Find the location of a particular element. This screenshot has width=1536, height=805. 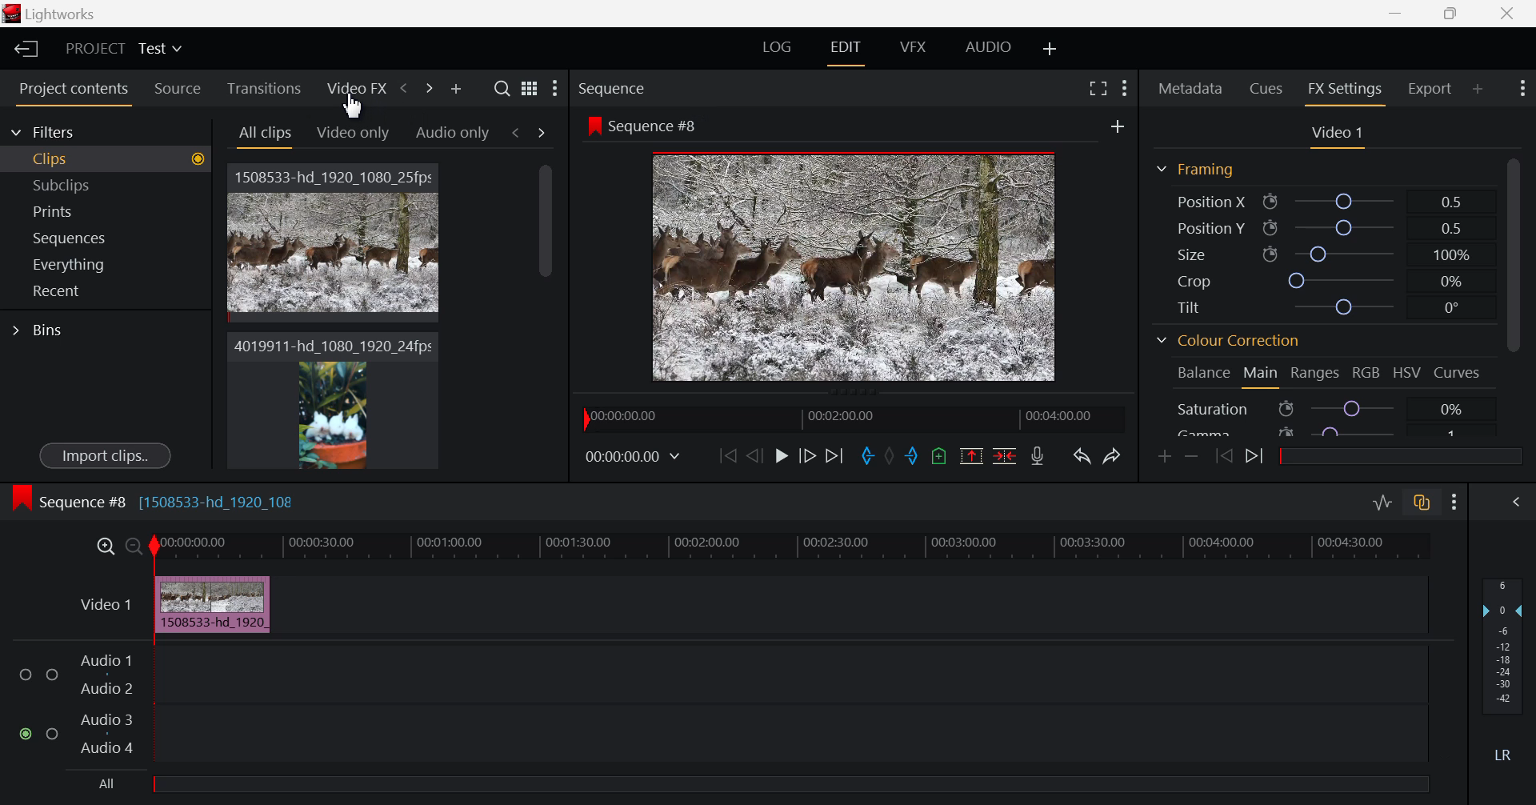

Timeline Zoom Out is located at coordinates (131, 544).